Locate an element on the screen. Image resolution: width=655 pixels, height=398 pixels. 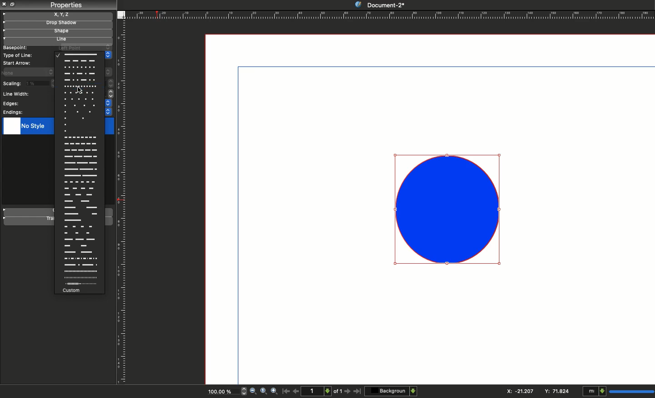
line option is located at coordinates (80, 182).